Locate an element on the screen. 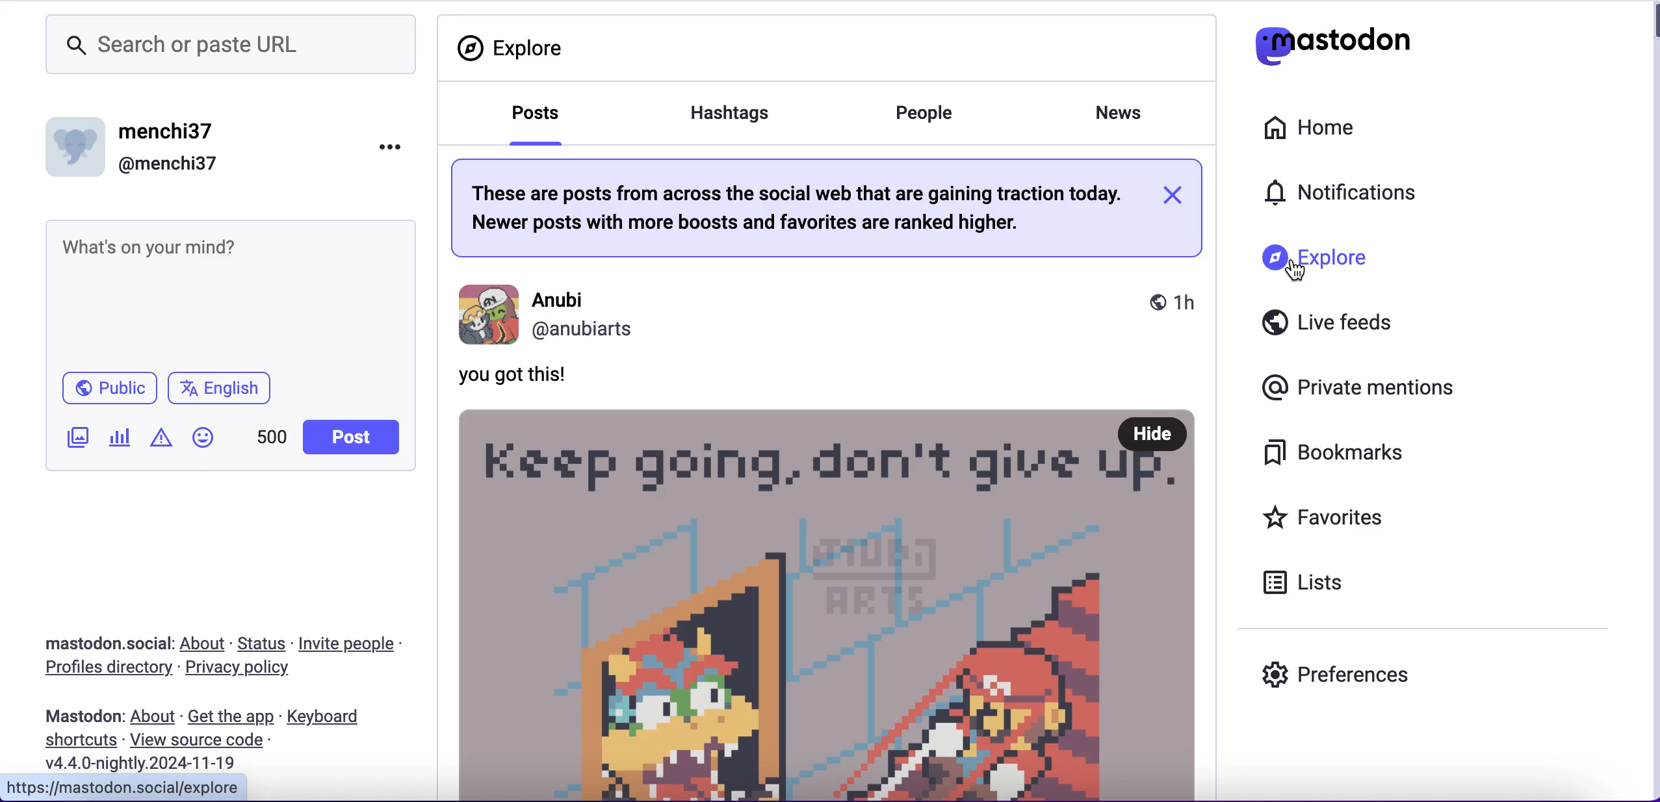 This screenshot has height=802, width=1660. home is located at coordinates (1347, 128).